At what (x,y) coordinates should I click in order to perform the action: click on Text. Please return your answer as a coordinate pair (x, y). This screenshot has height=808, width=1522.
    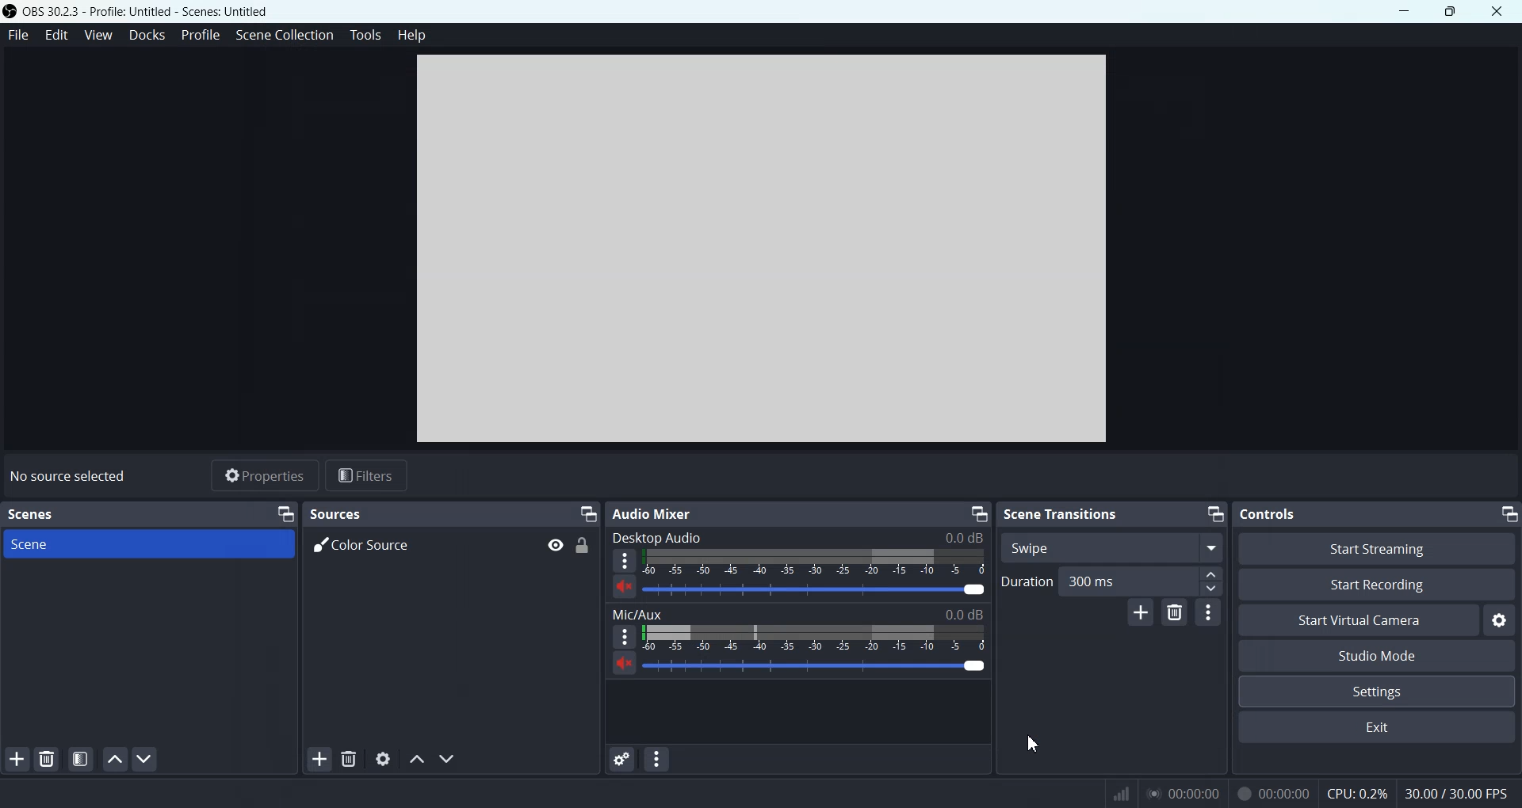
    Looking at the image, I should click on (33, 514).